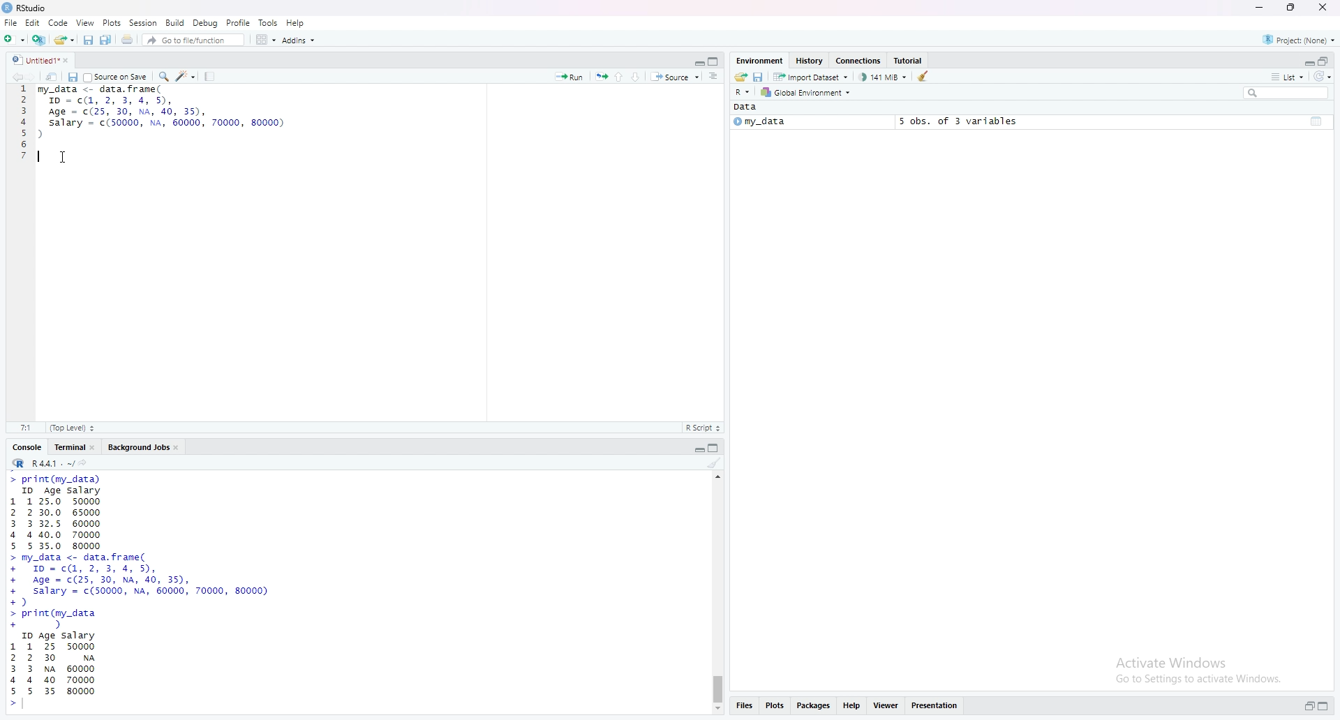 The height and width of the screenshot is (720, 1340). What do you see at coordinates (852, 705) in the screenshot?
I see `help` at bounding box center [852, 705].